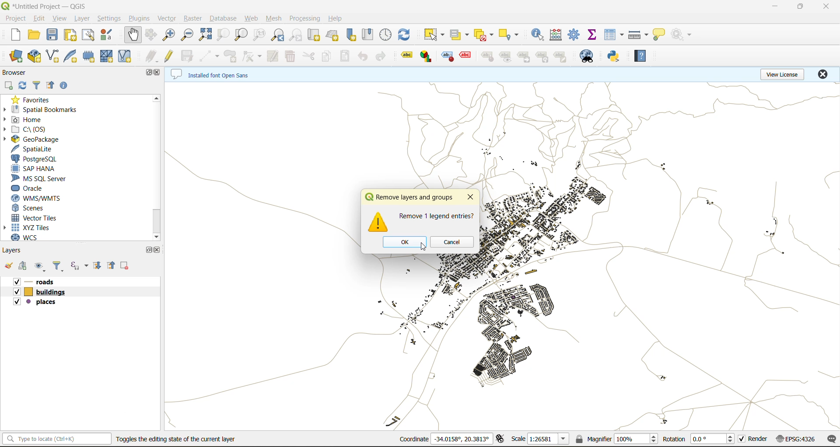 The height and width of the screenshot is (447, 840). I want to click on help, so click(640, 56).